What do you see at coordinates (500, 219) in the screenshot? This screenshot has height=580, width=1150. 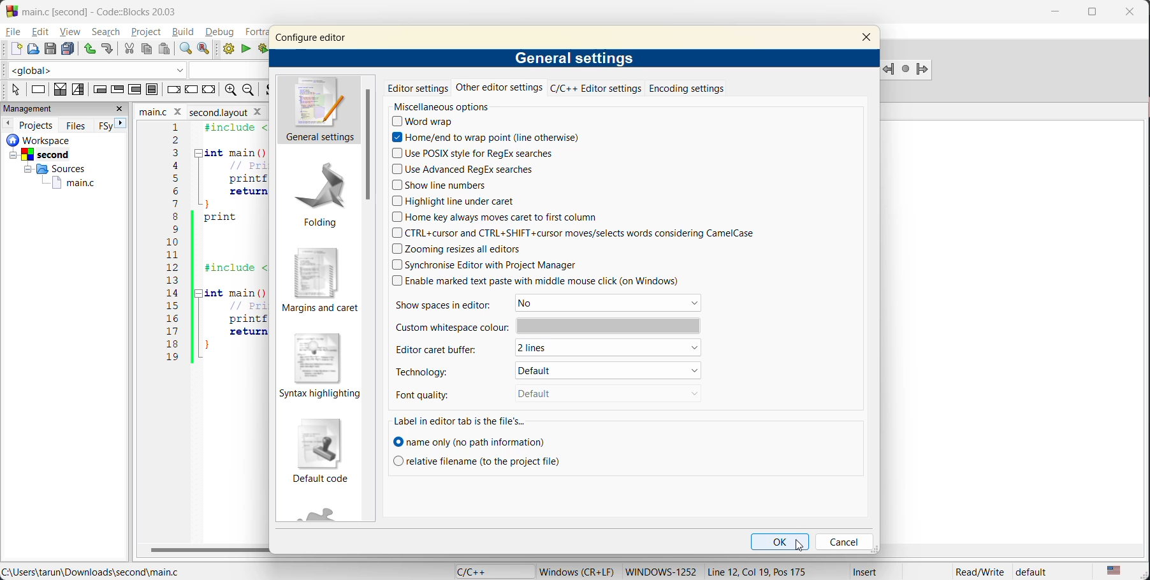 I see `home key always moves caret to first  column` at bounding box center [500, 219].